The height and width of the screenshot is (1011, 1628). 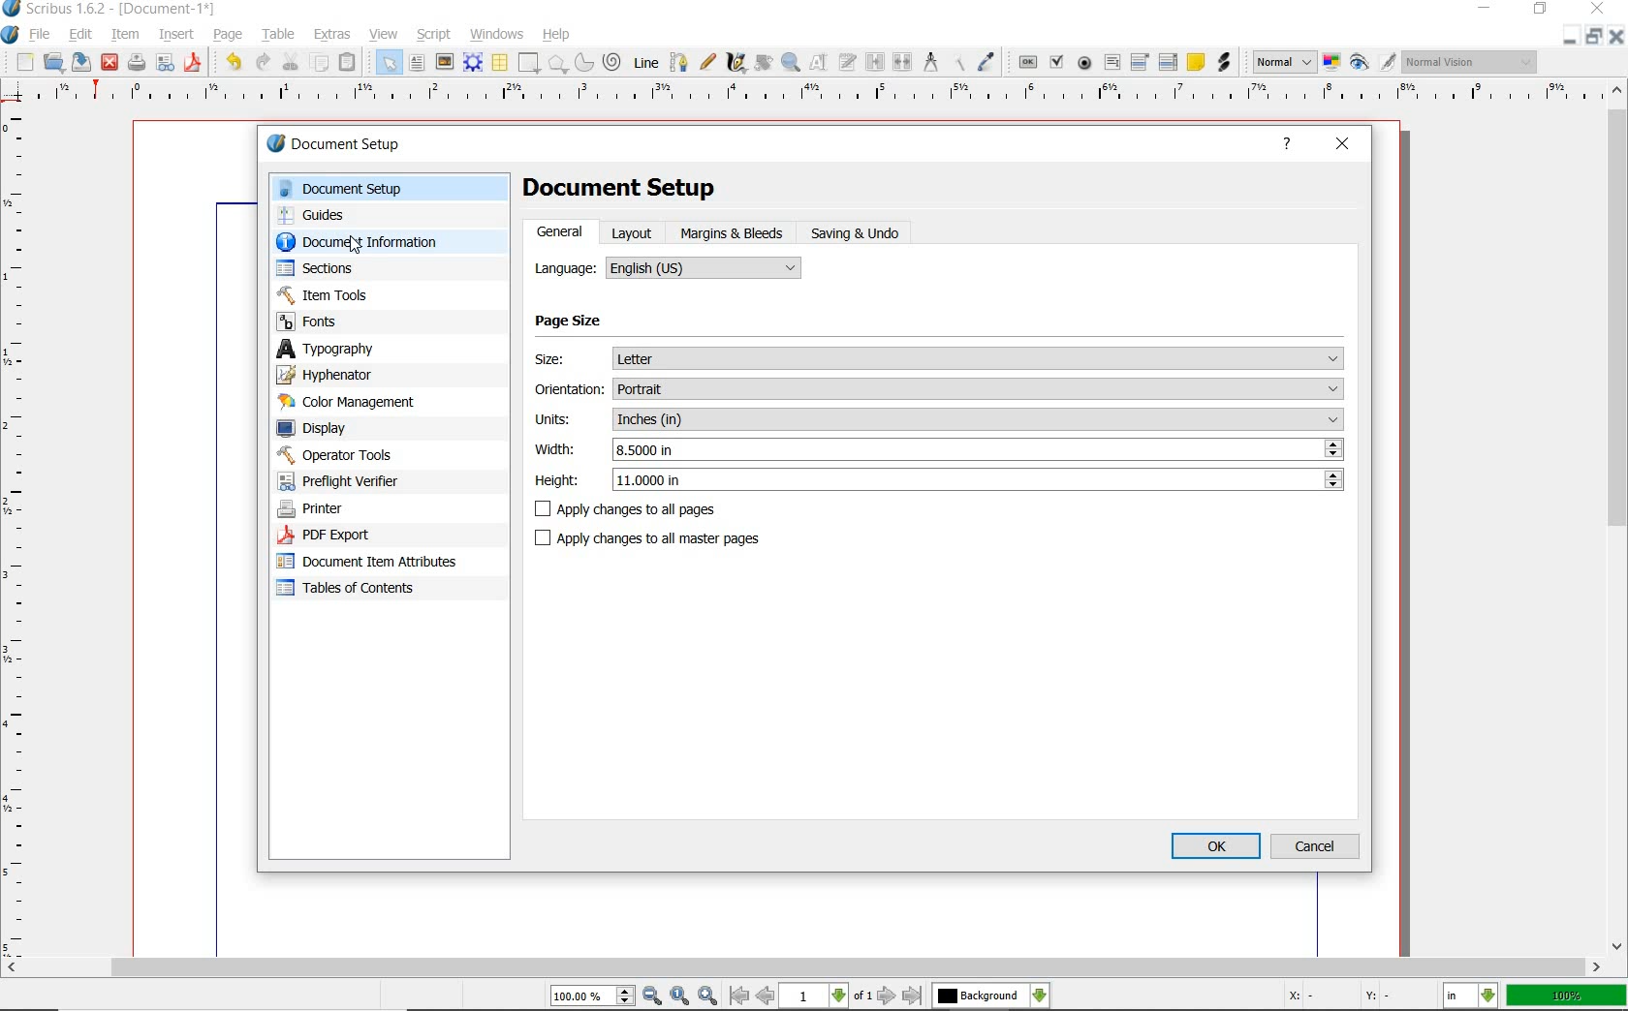 What do you see at coordinates (176, 34) in the screenshot?
I see `insert` at bounding box center [176, 34].